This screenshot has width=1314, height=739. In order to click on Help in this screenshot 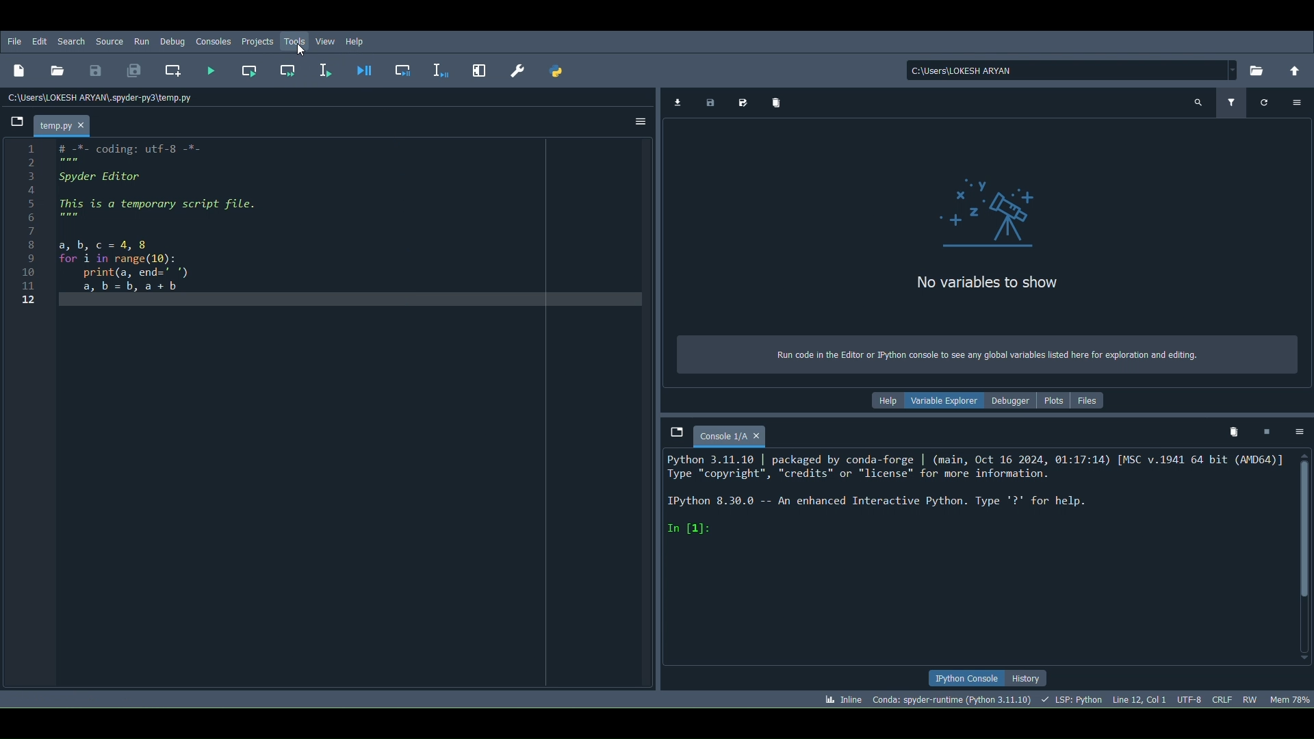, I will do `click(882, 401)`.